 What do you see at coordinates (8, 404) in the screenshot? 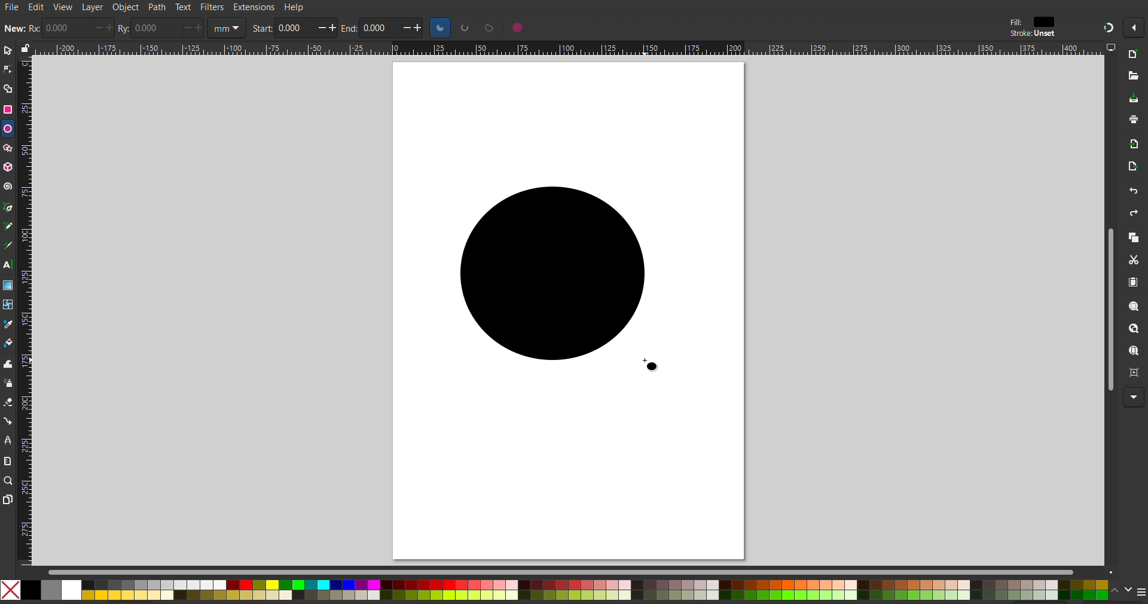
I see `Spray Tool` at bounding box center [8, 404].